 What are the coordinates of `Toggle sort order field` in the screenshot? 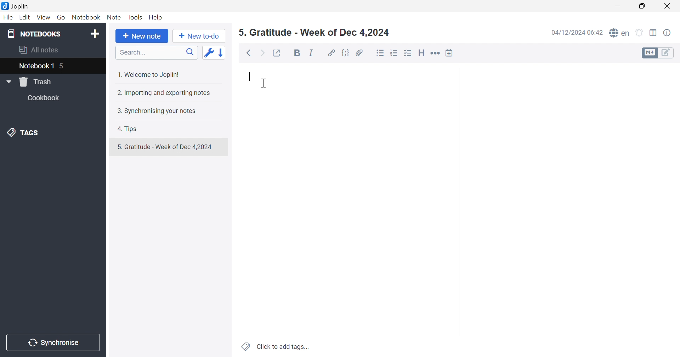 It's located at (210, 53).